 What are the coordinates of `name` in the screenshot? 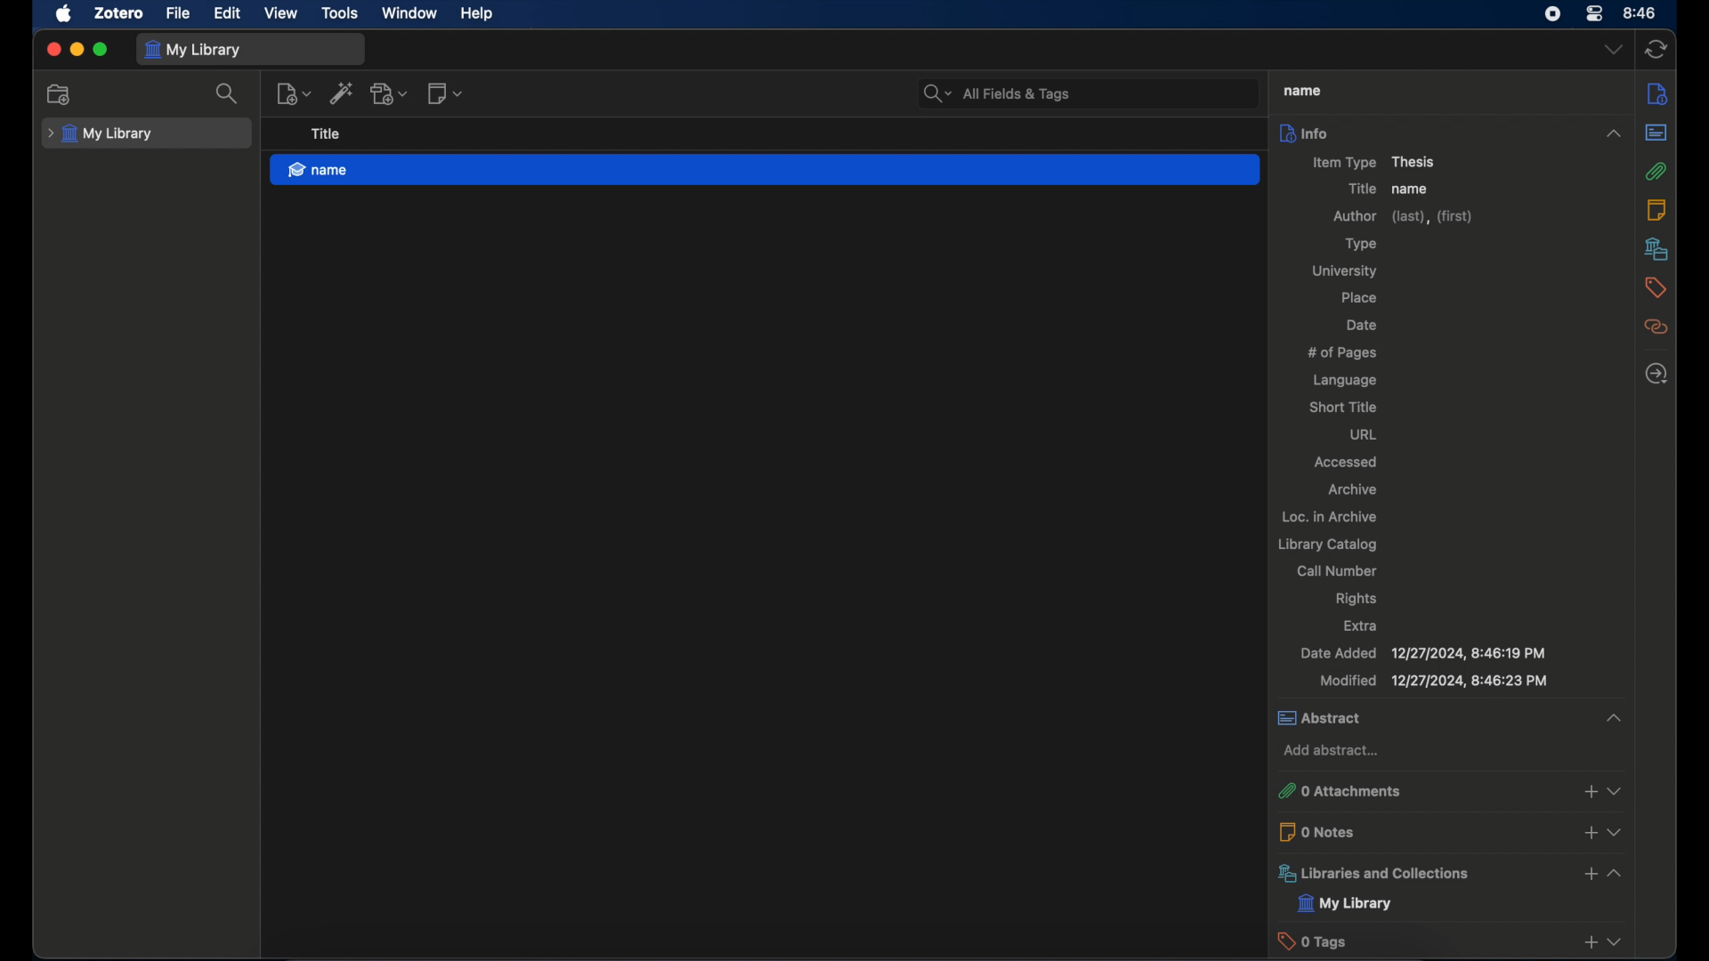 It's located at (765, 170).